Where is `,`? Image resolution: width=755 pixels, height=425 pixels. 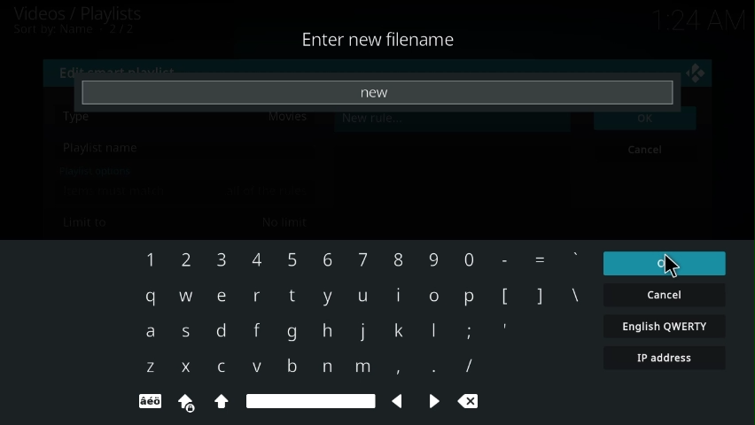 , is located at coordinates (396, 367).